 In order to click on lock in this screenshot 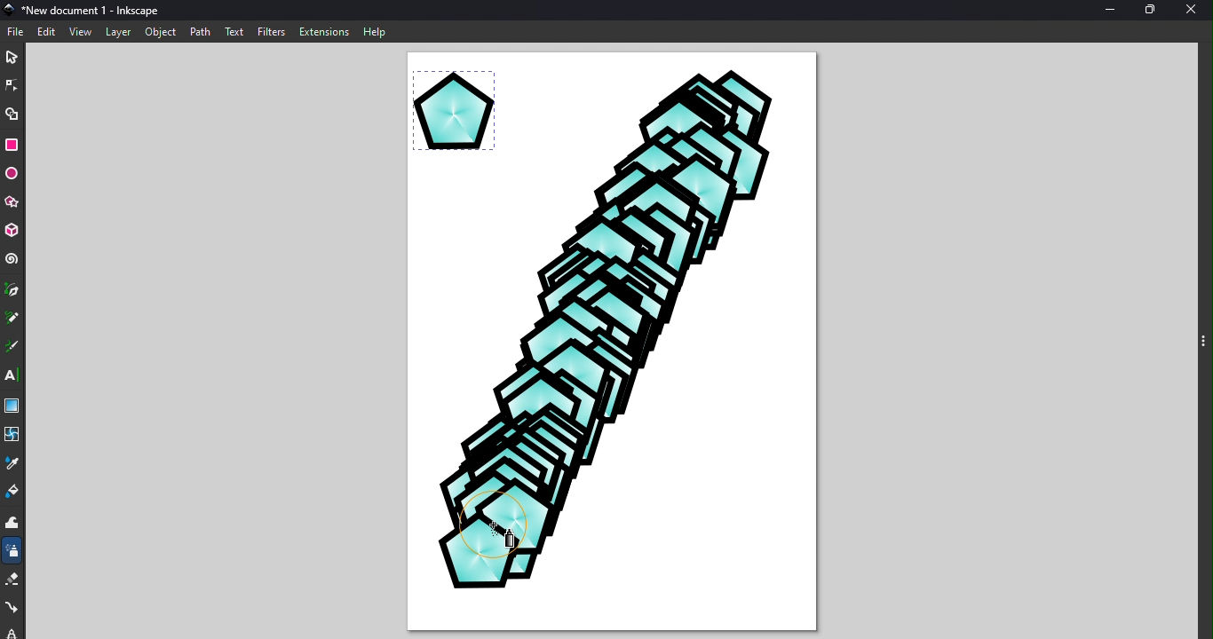, I will do `click(12, 630)`.